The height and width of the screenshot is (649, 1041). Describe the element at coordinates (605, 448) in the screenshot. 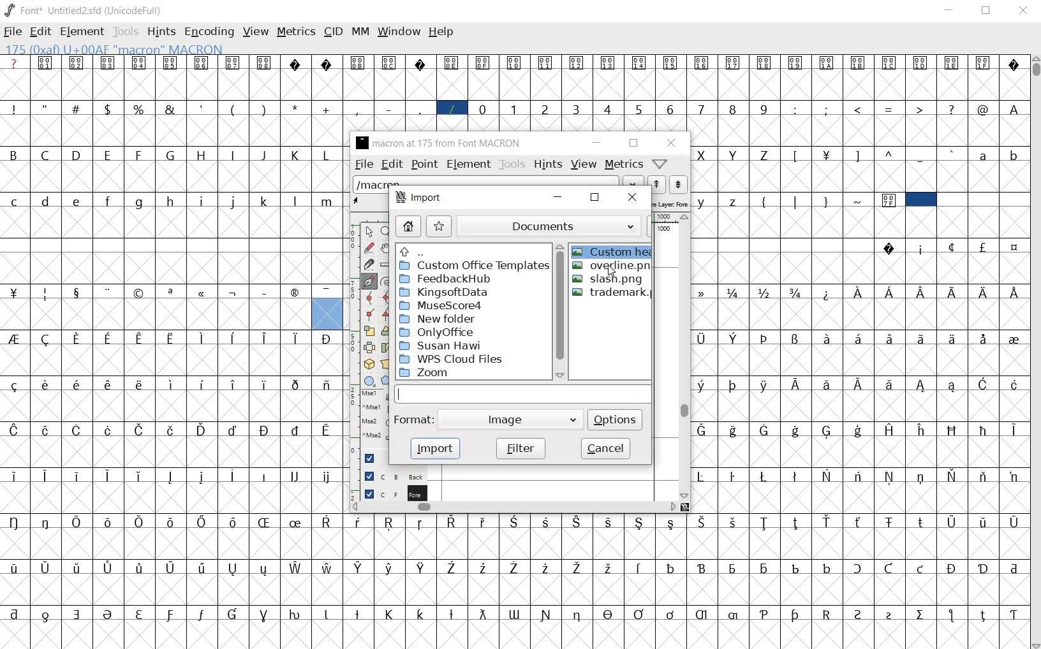

I see `cancel` at that location.